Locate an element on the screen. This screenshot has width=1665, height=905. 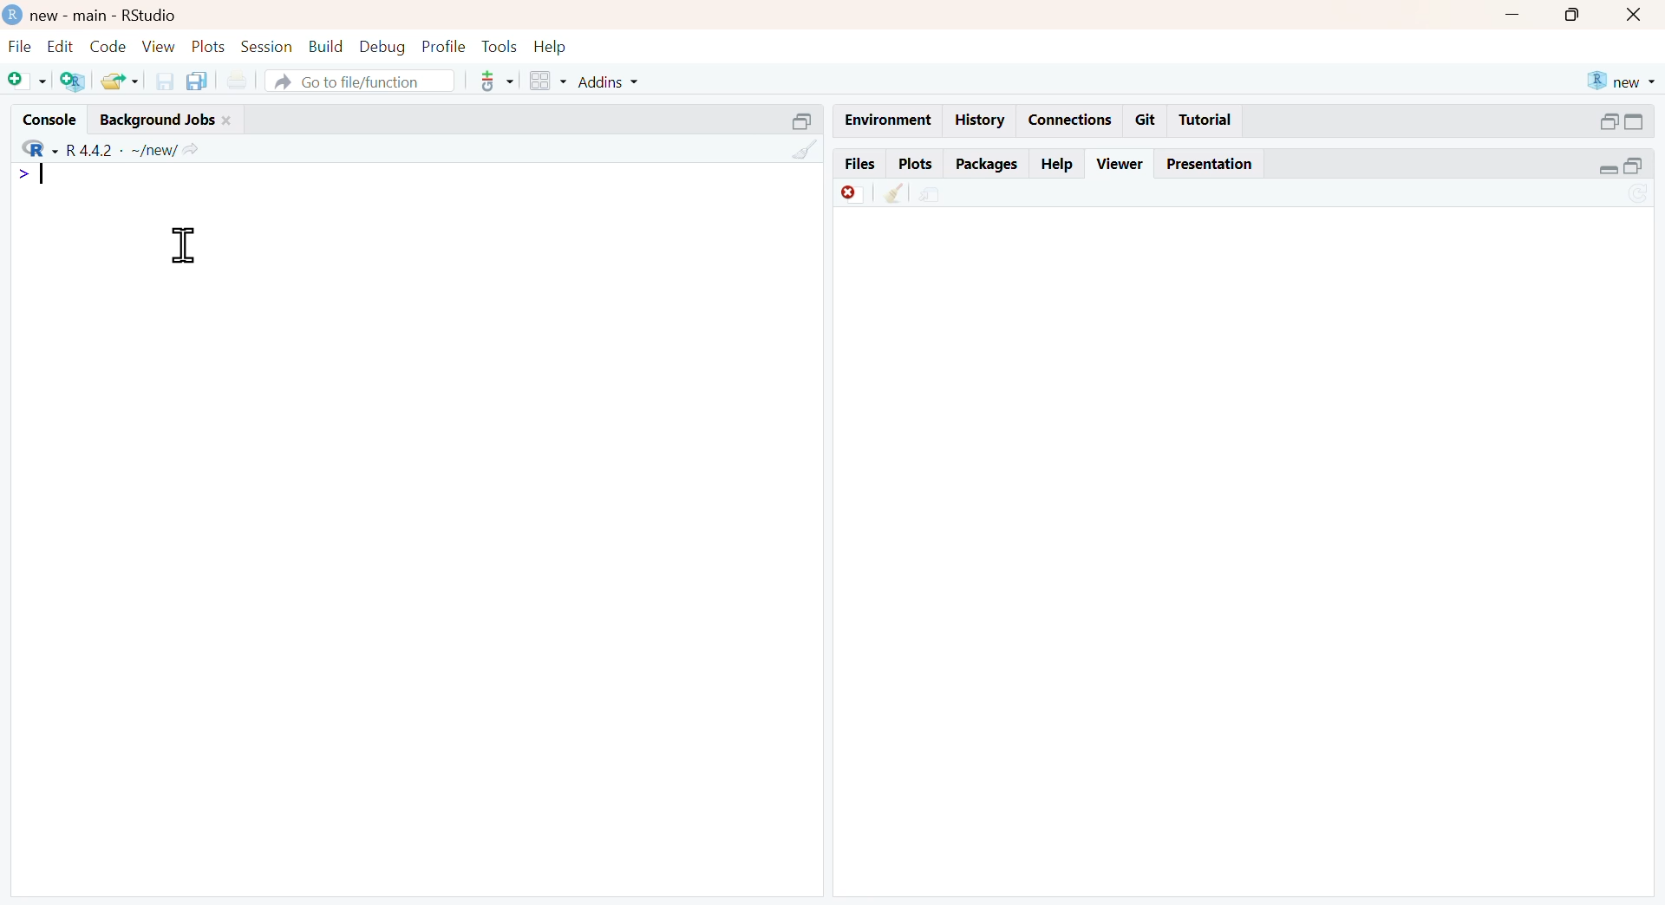
Code is located at coordinates (107, 45).